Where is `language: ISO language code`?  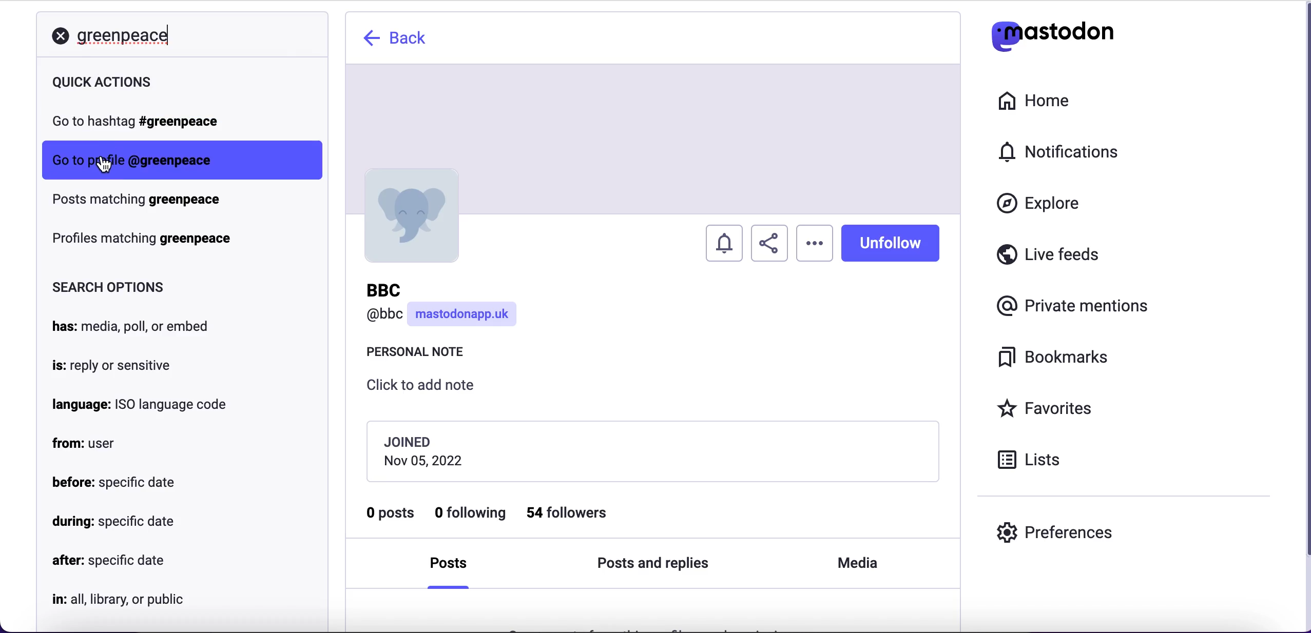
language: ISO language code is located at coordinates (136, 405).